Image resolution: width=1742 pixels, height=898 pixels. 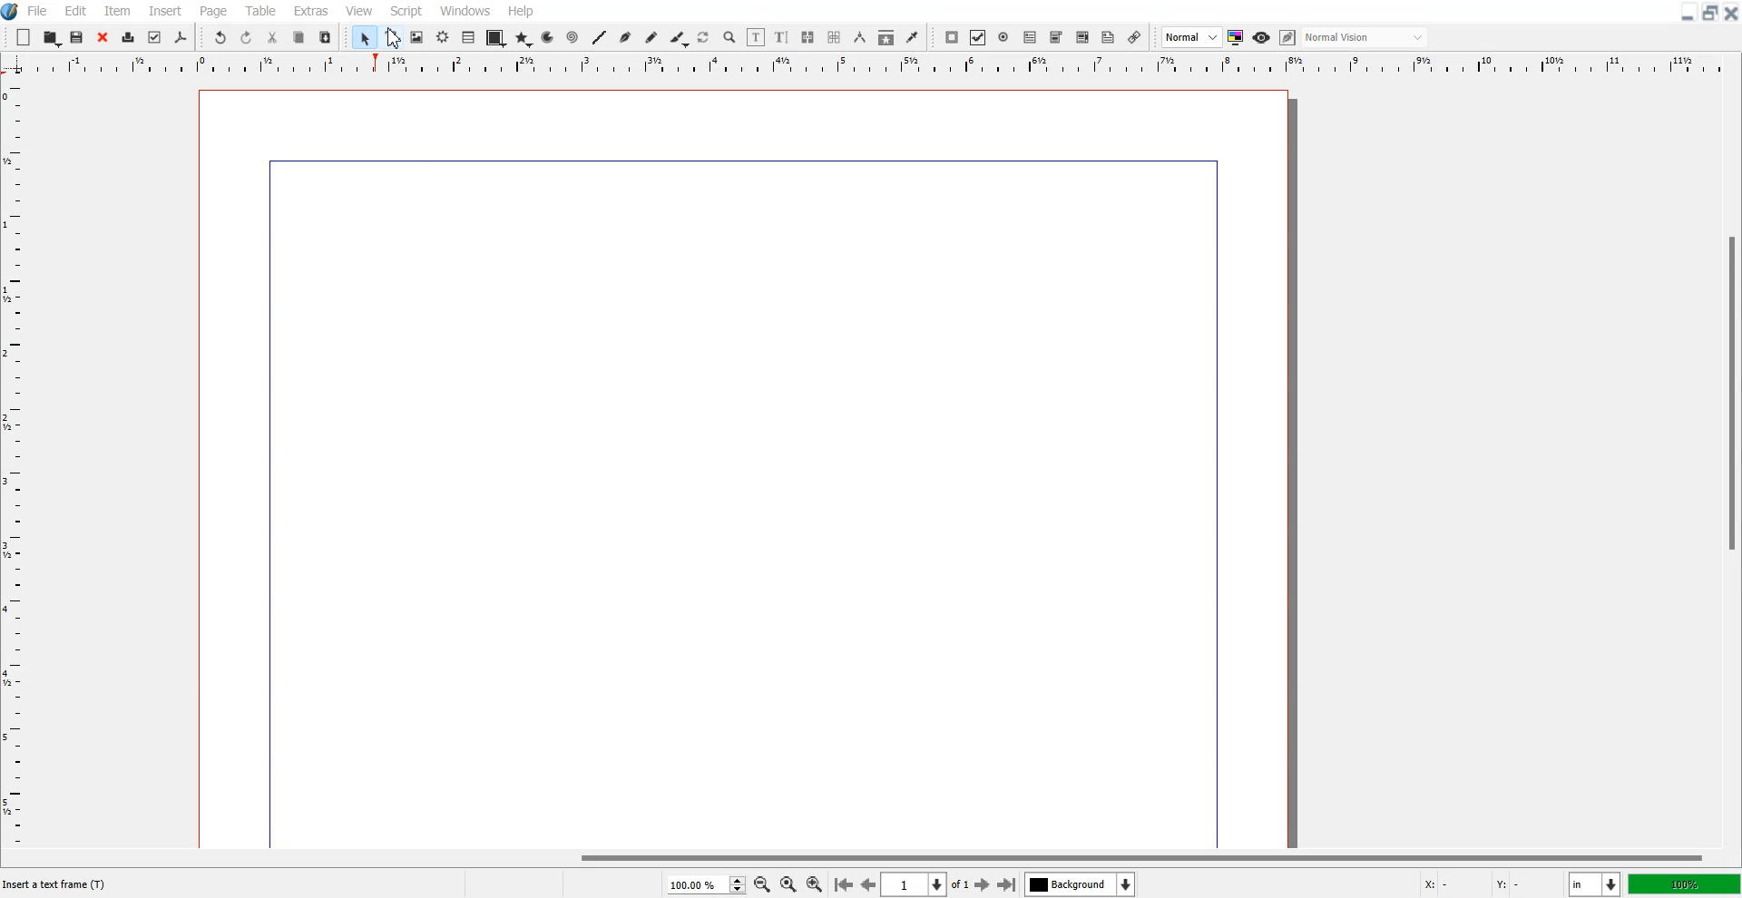 I want to click on PDF Text Box, so click(x=1030, y=37).